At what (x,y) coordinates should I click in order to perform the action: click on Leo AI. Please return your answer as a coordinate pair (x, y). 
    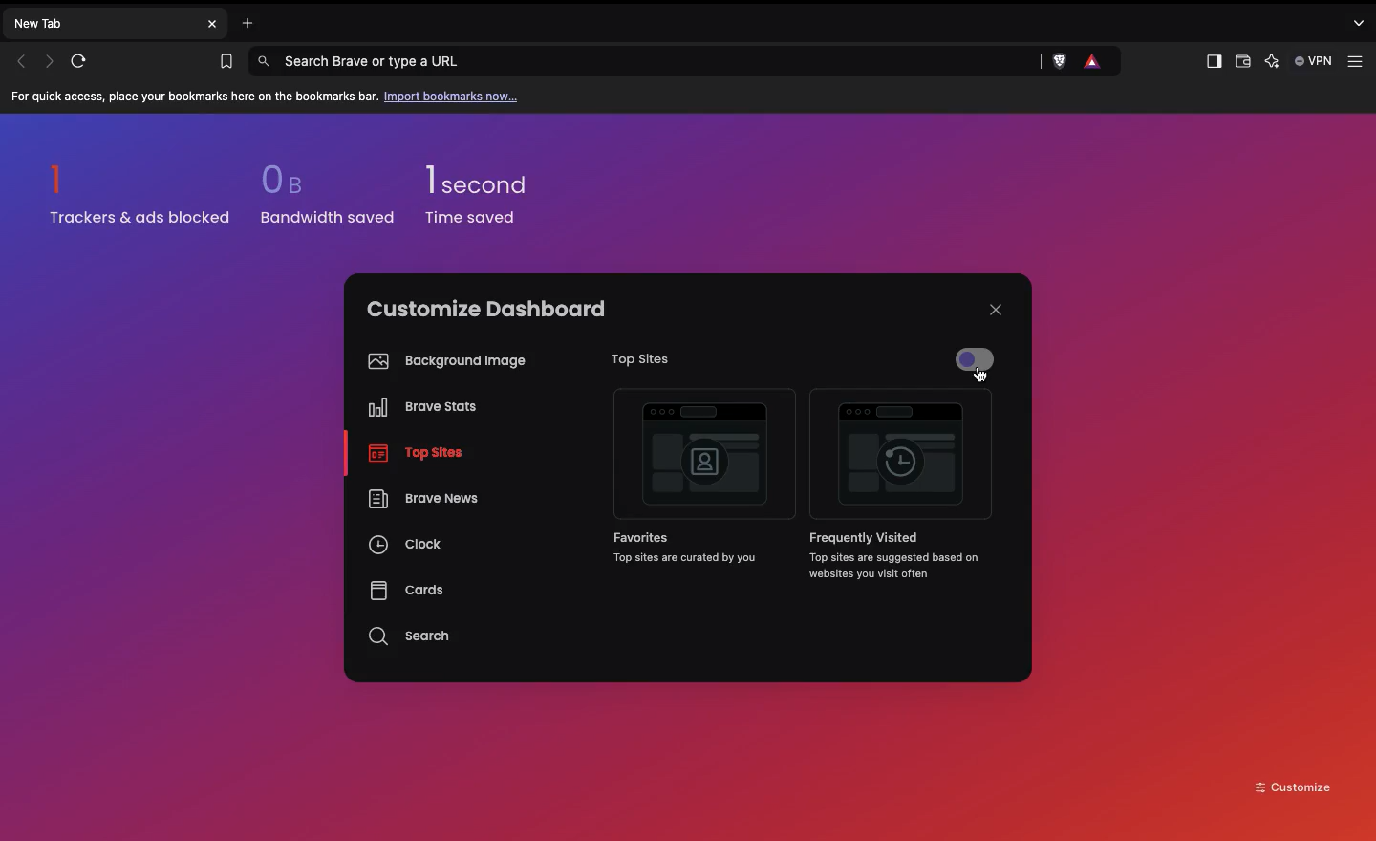
    Looking at the image, I should click on (1275, 64).